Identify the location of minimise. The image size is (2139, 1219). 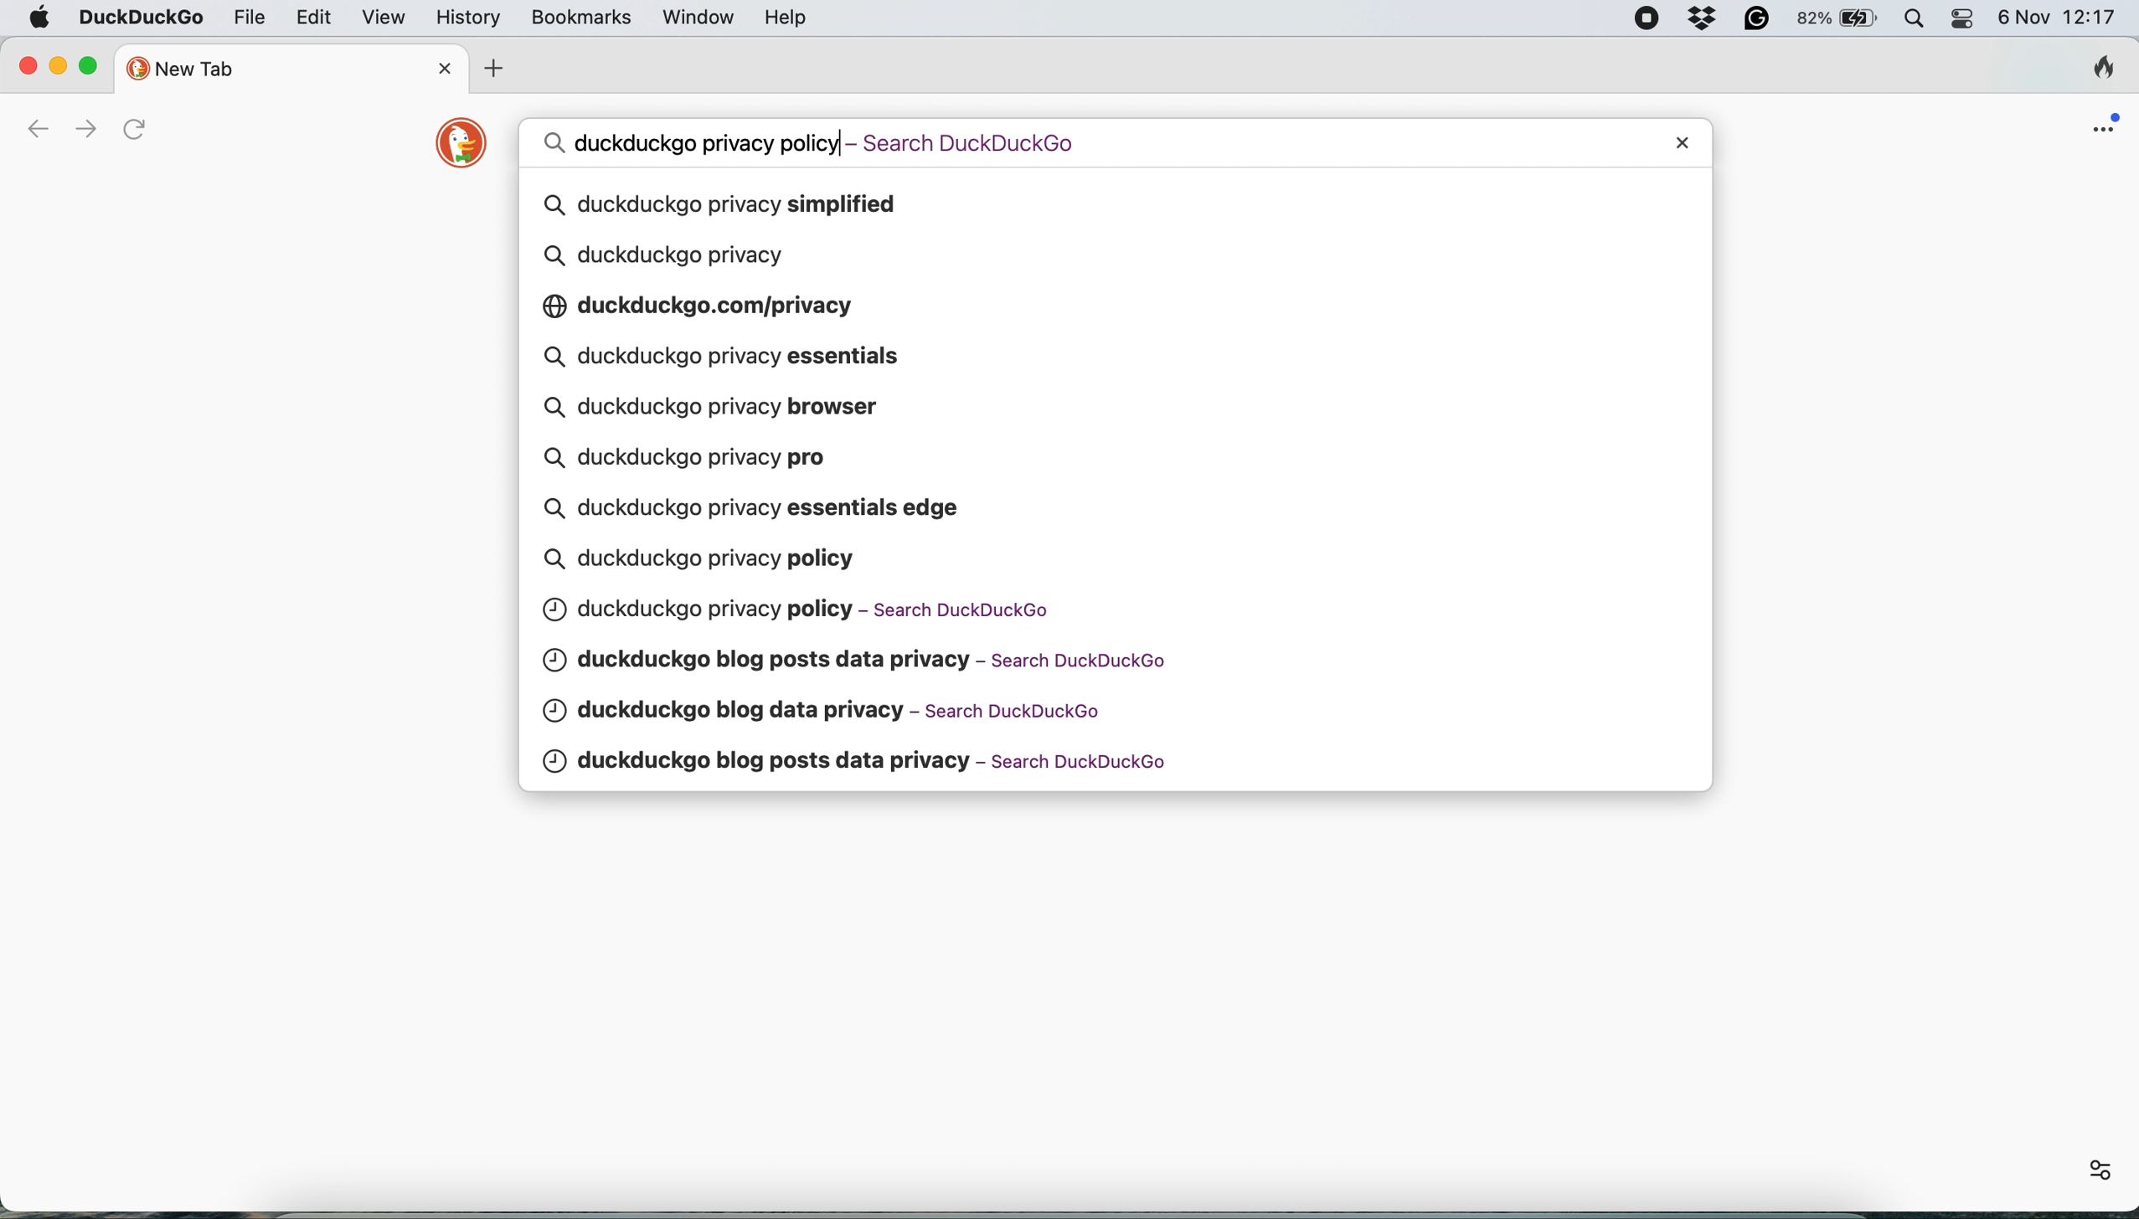
(57, 67).